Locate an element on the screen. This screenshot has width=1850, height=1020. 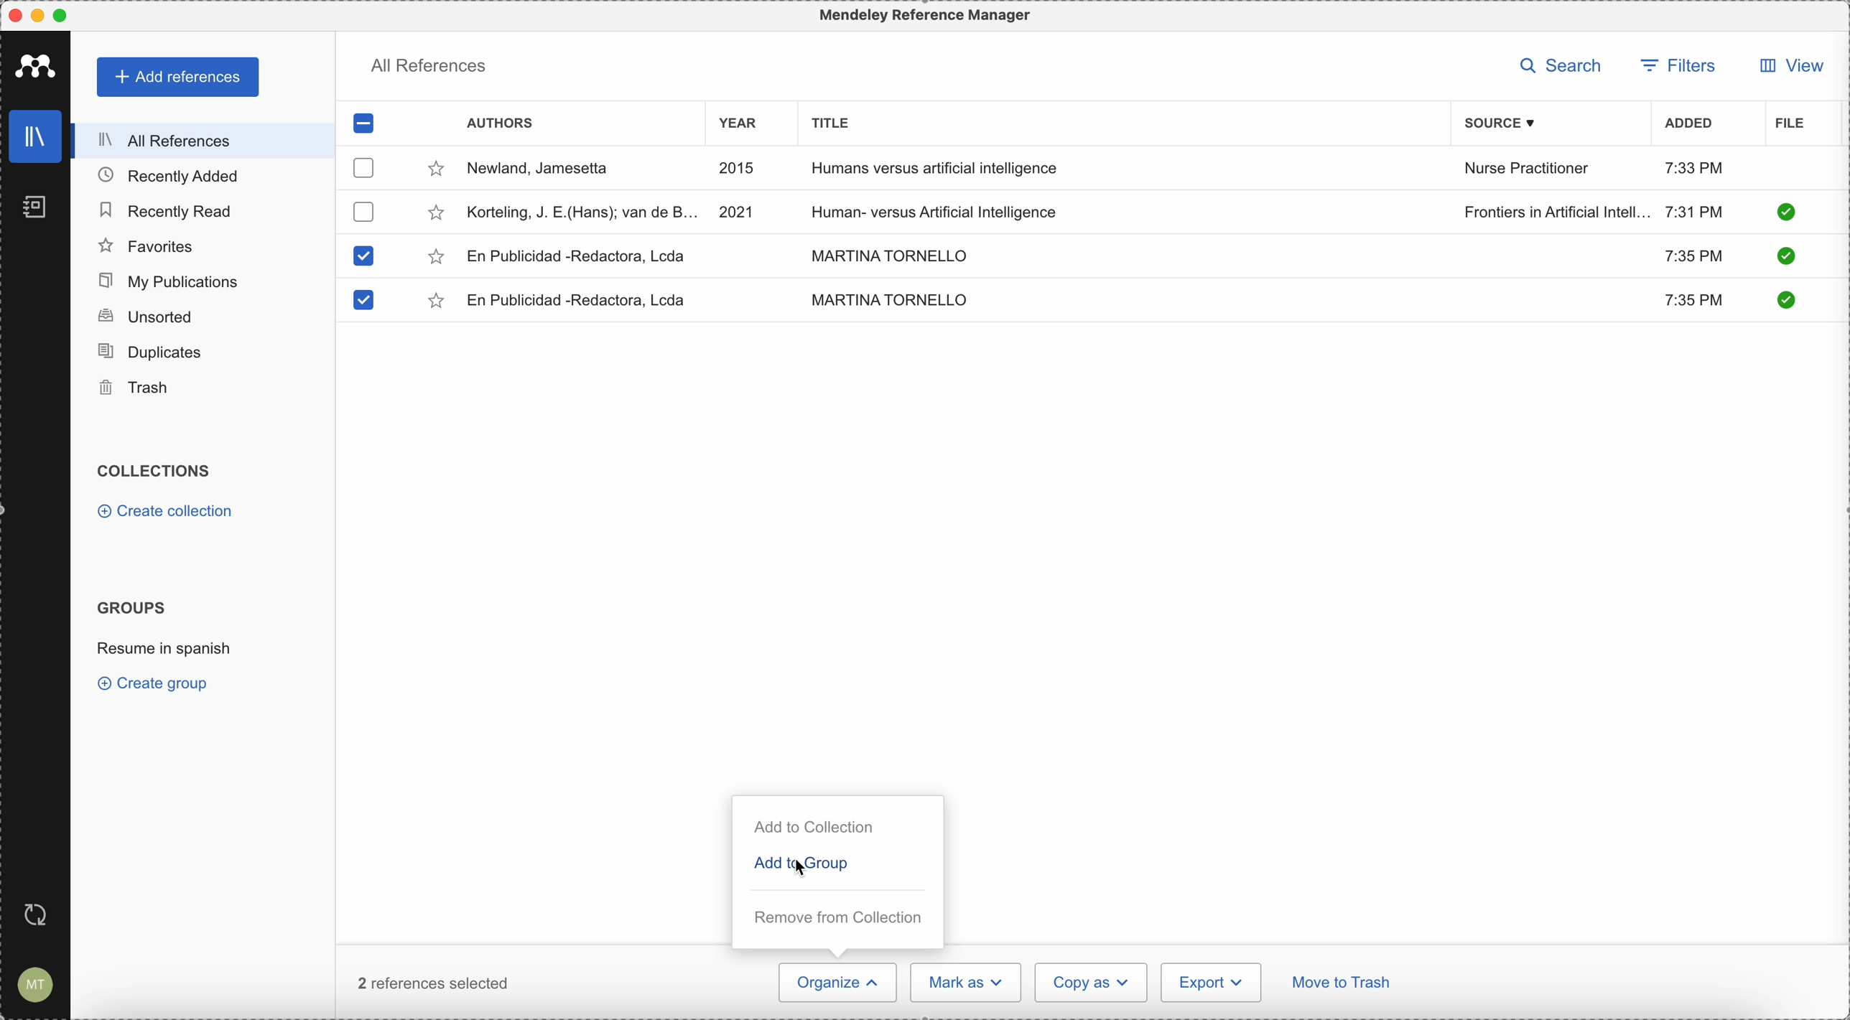
all references is located at coordinates (428, 69).